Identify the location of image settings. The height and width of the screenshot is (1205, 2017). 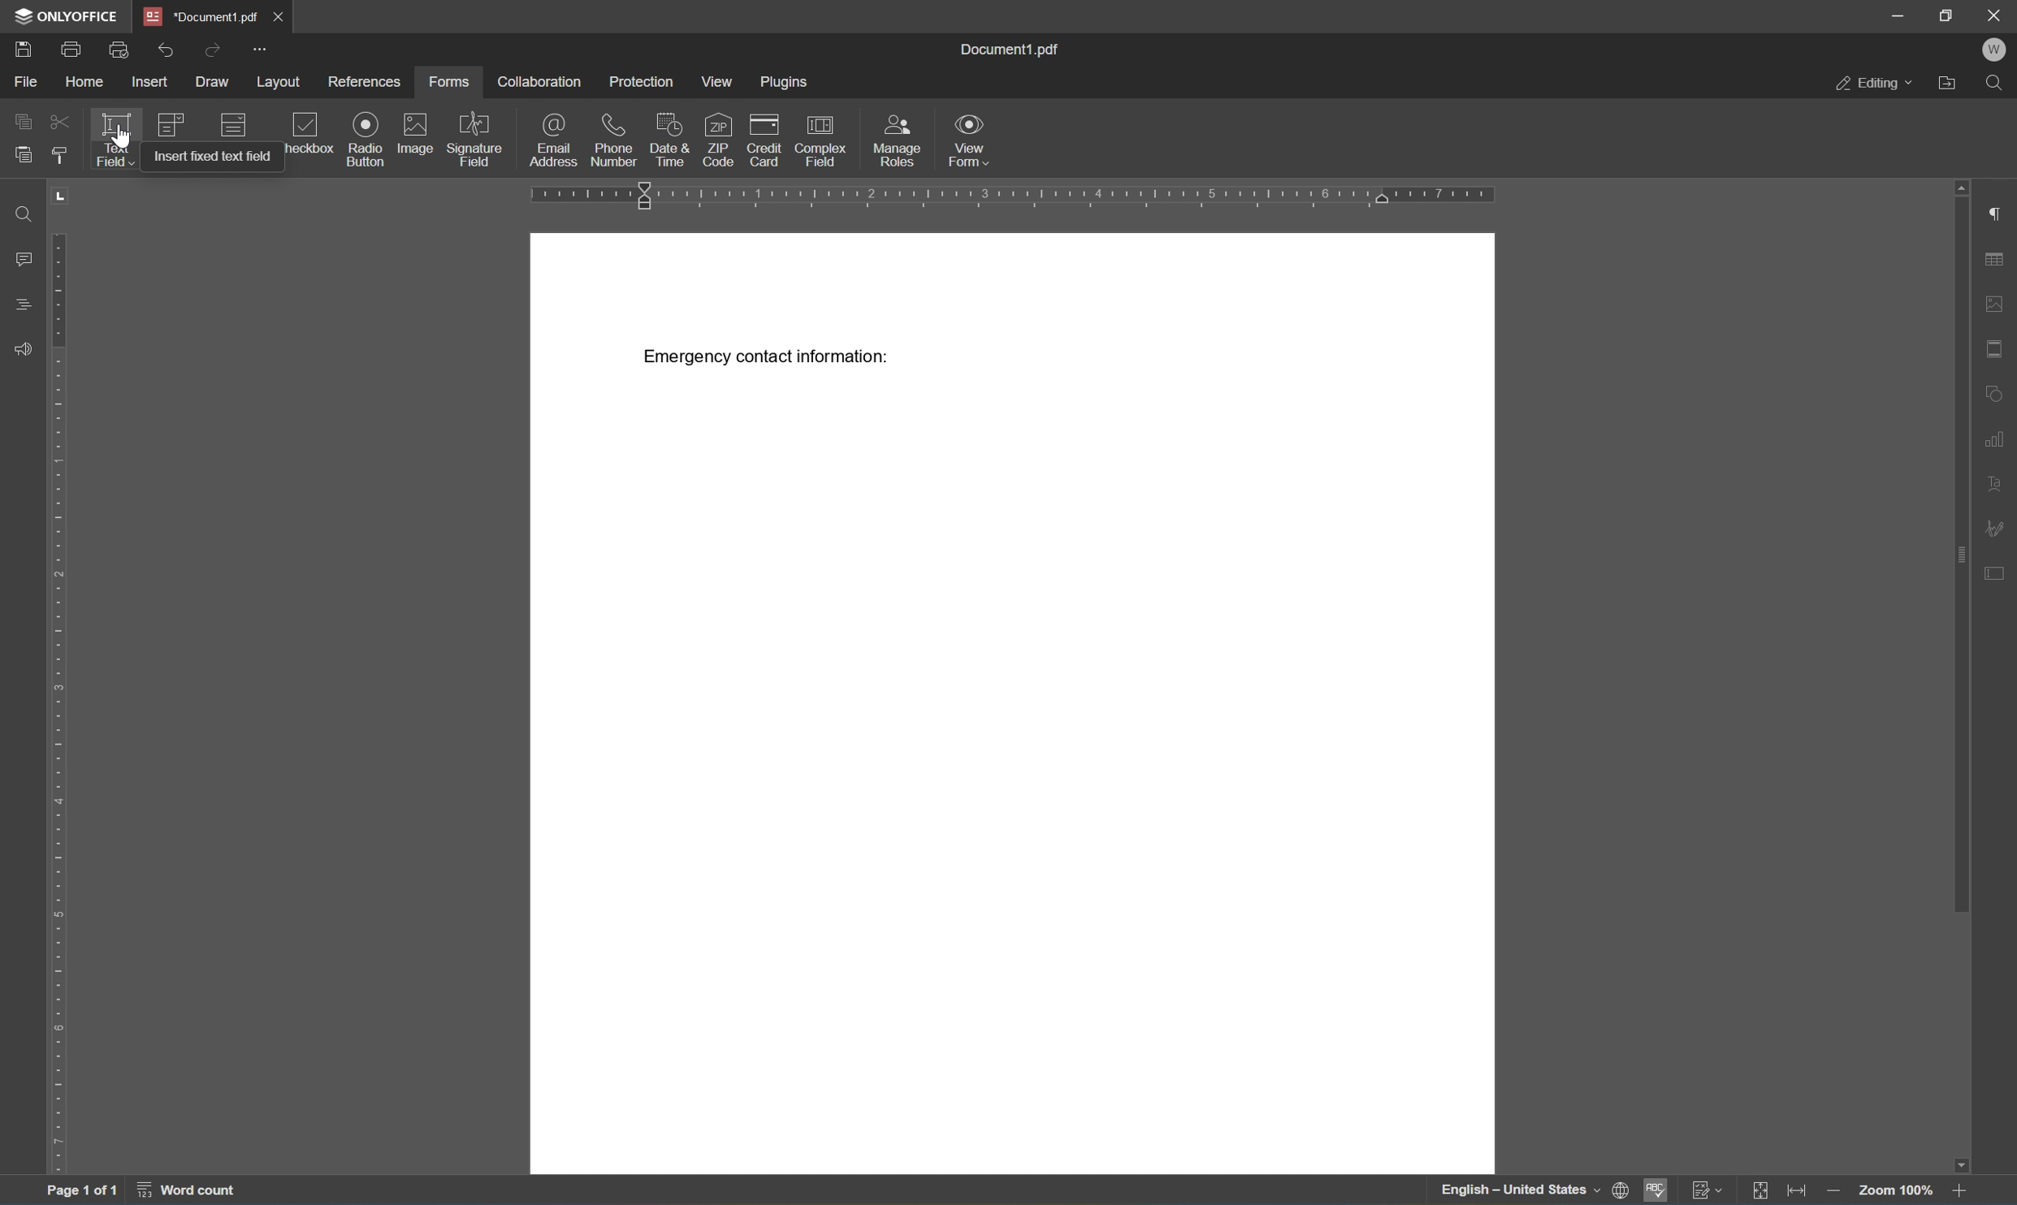
(1999, 297).